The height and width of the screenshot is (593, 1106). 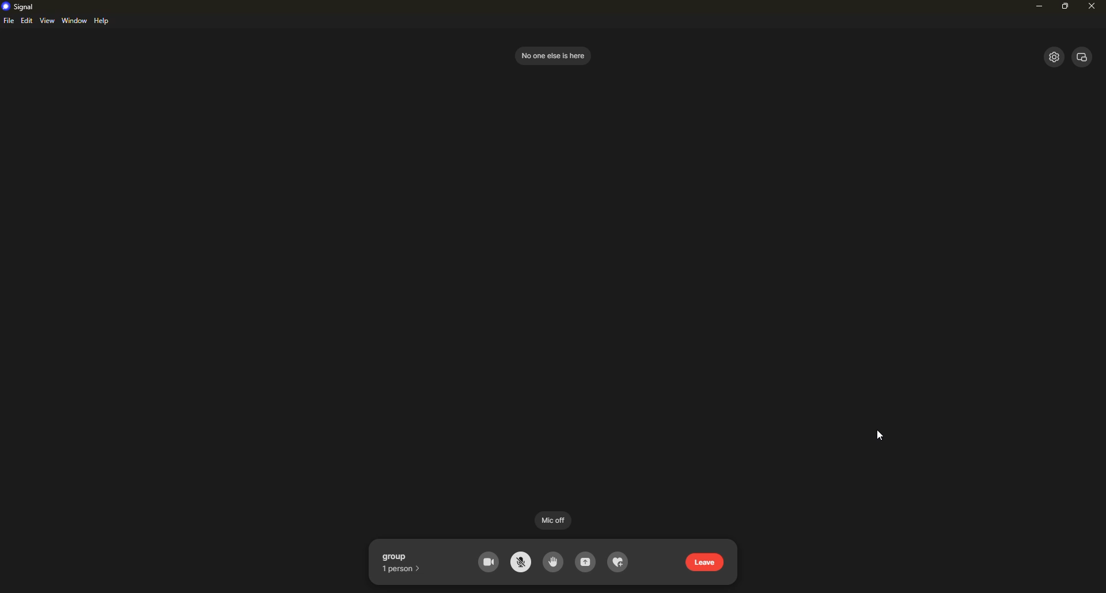 What do you see at coordinates (707, 562) in the screenshot?
I see `leave` at bounding box center [707, 562].